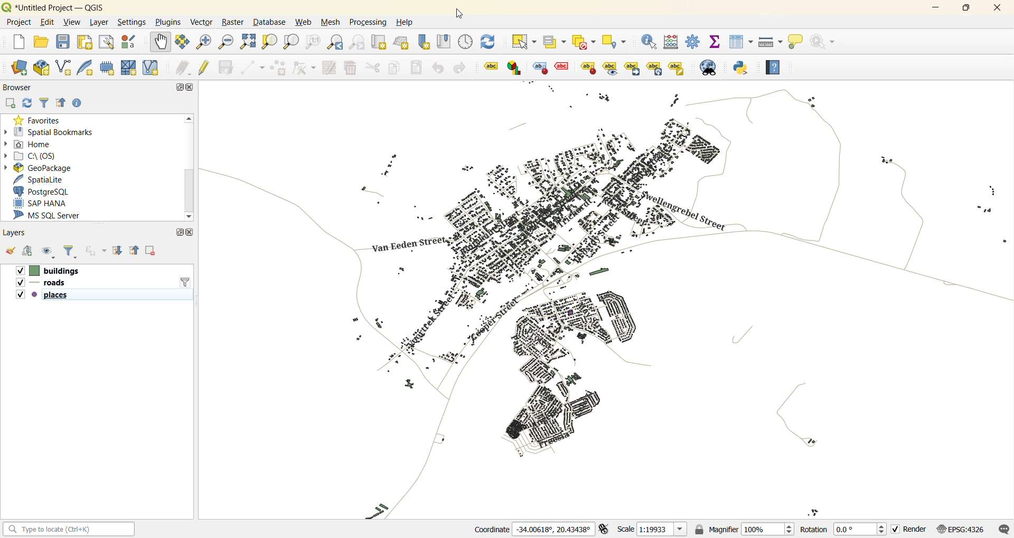 The height and width of the screenshot is (538, 1014). What do you see at coordinates (231, 22) in the screenshot?
I see `raster` at bounding box center [231, 22].